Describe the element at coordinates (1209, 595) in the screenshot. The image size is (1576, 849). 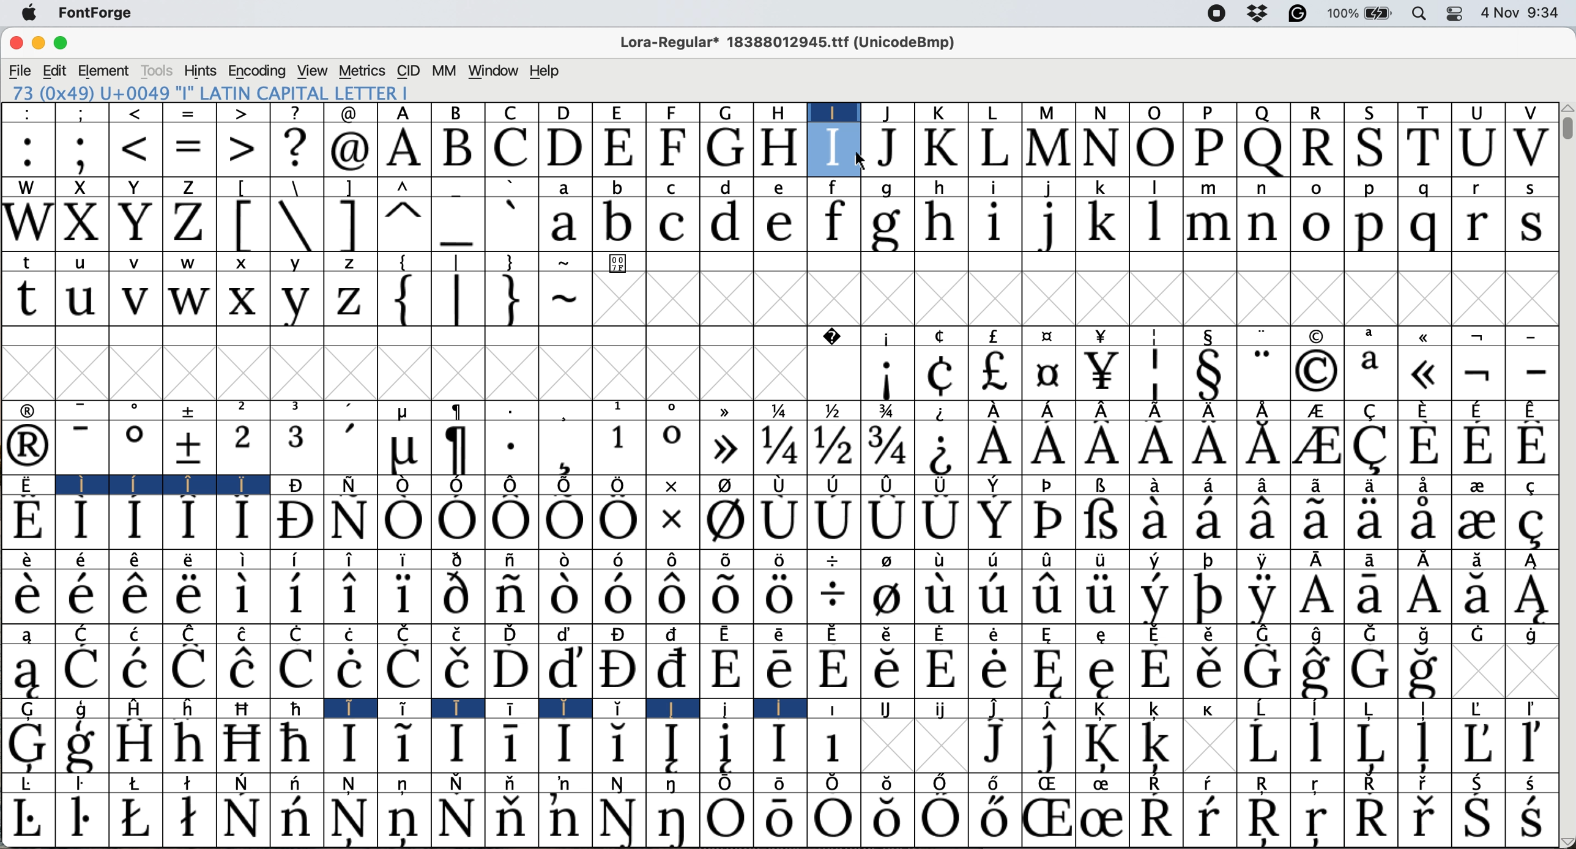
I see `Symbol` at that location.